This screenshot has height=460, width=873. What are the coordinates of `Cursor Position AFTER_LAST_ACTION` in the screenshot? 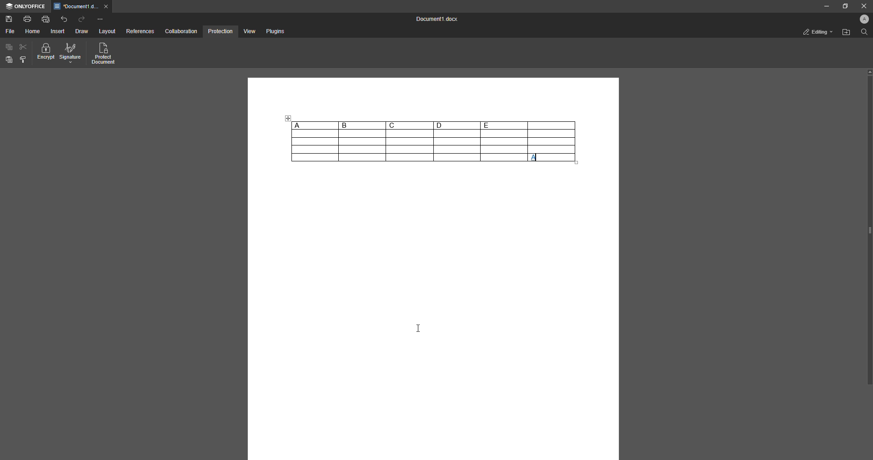 It's located at (421, 328).